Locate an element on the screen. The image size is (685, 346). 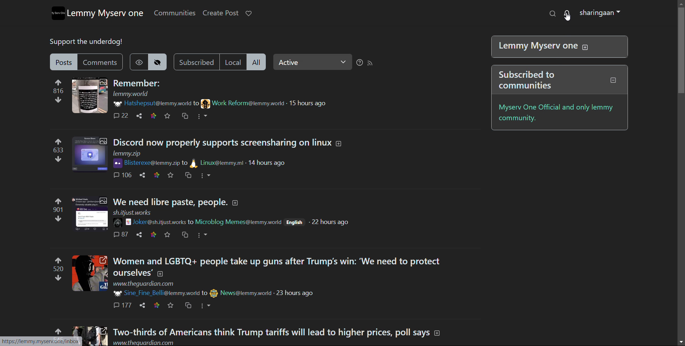
Post on "Lemmy Myserv one" is located at coordinates (557, 46).